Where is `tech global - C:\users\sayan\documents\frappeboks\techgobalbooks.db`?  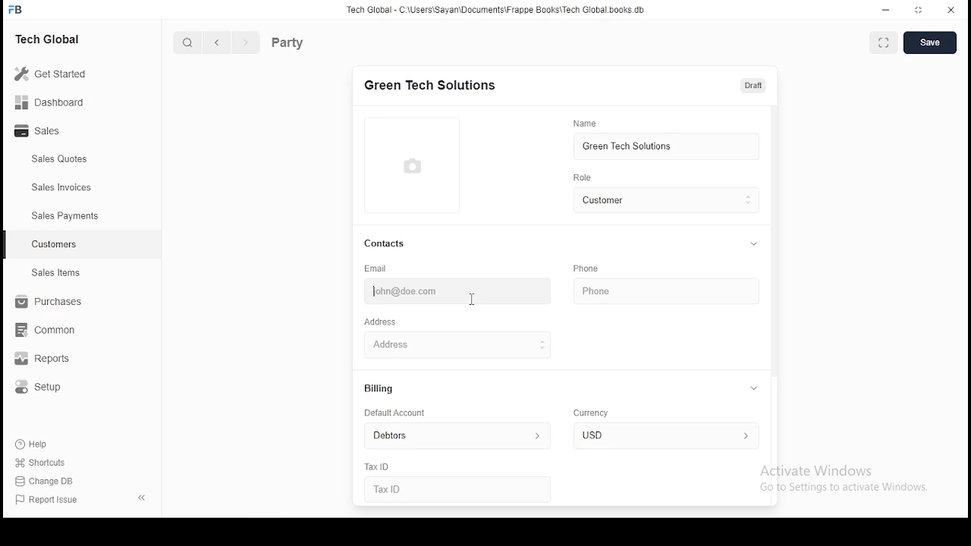
tech global - C:\users\sayan\documents\frappeboks\techgobalbooks.db is located at coordinates (497, 10).